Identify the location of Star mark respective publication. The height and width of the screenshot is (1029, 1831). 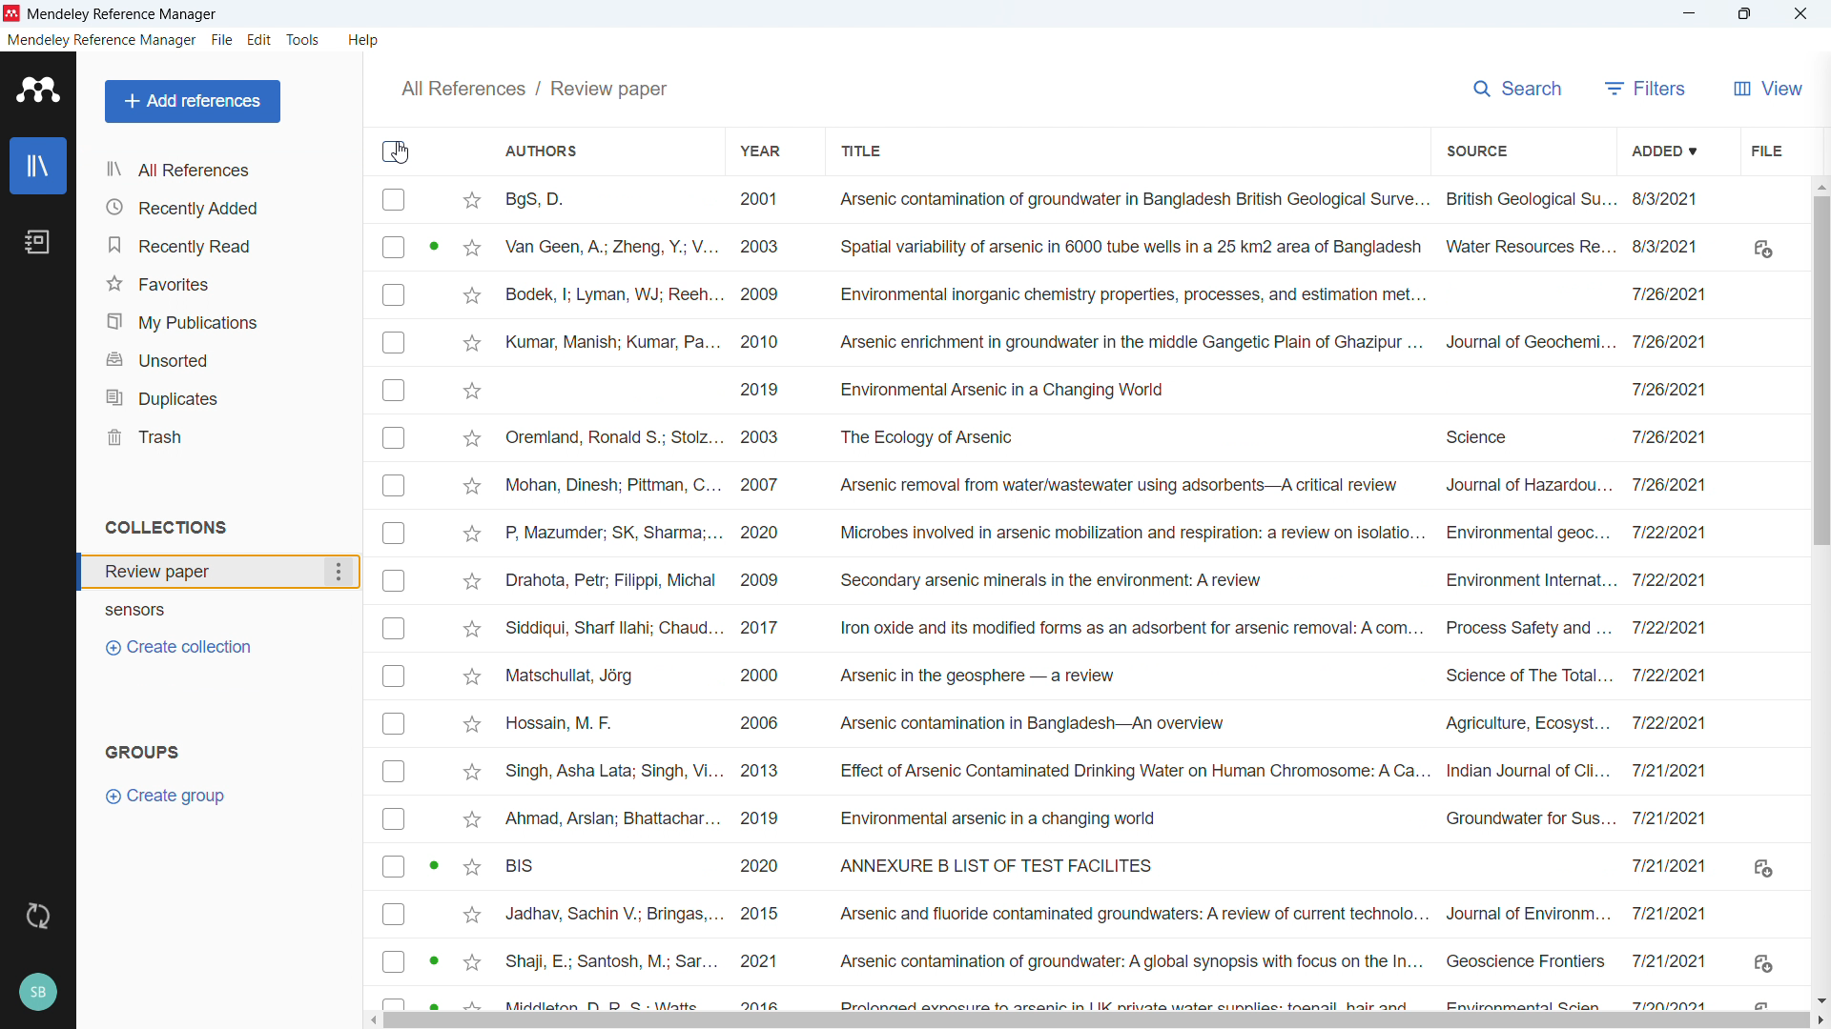
(473, 724).